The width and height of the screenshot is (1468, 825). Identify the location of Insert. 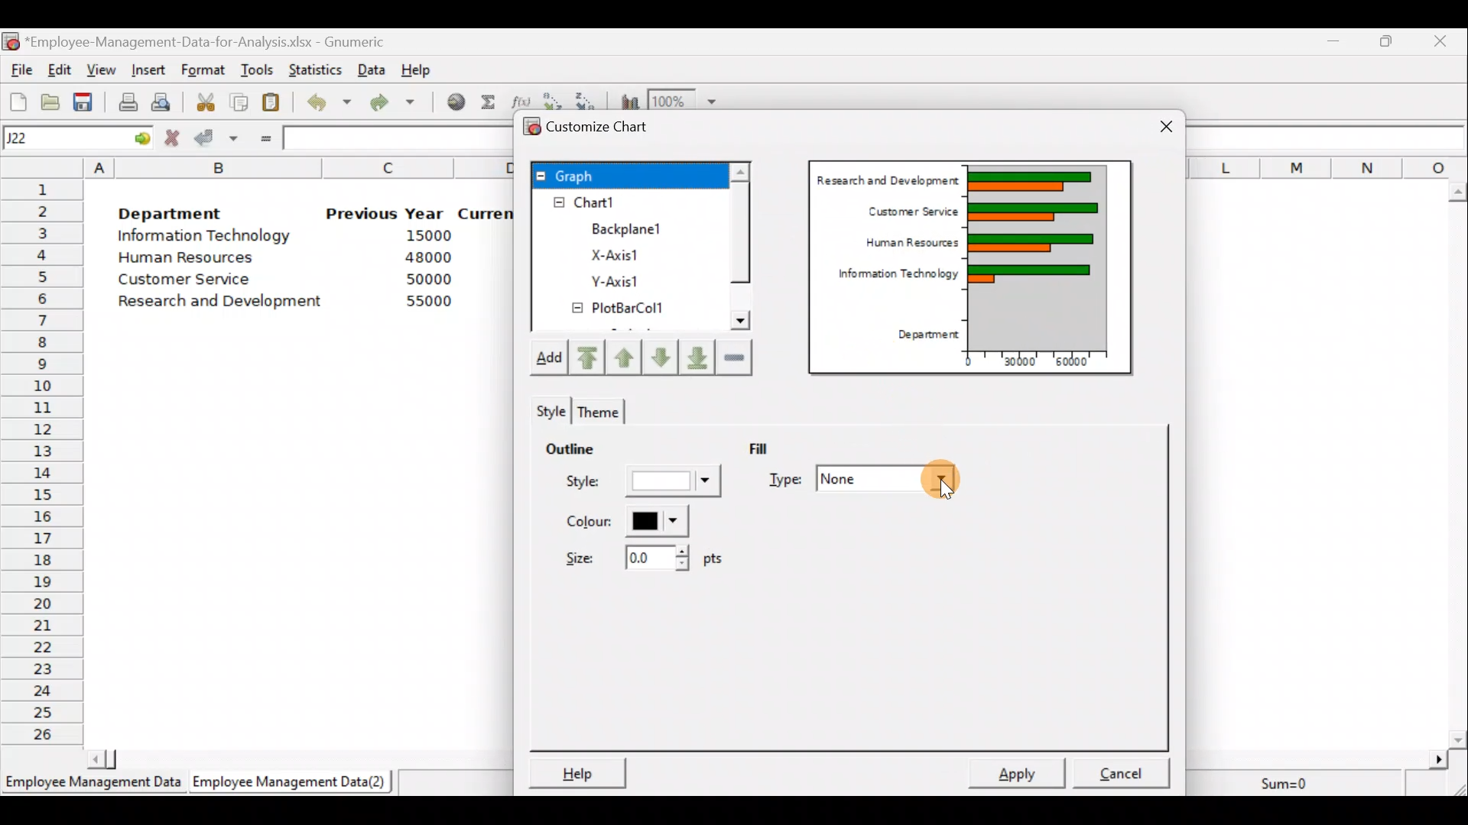
(151, 68).